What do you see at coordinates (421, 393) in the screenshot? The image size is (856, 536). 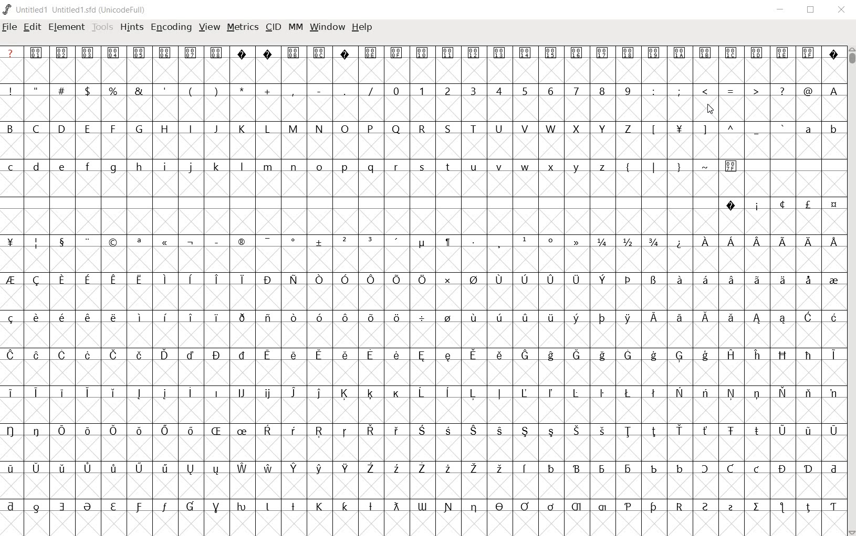 I see `special letters` at bounding box center [421, 393].